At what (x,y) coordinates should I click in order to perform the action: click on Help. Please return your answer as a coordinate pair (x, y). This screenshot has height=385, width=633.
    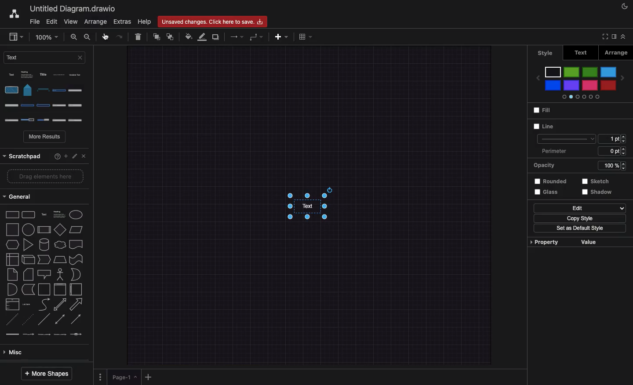
    Looking at the image, I should click on (145, 22).